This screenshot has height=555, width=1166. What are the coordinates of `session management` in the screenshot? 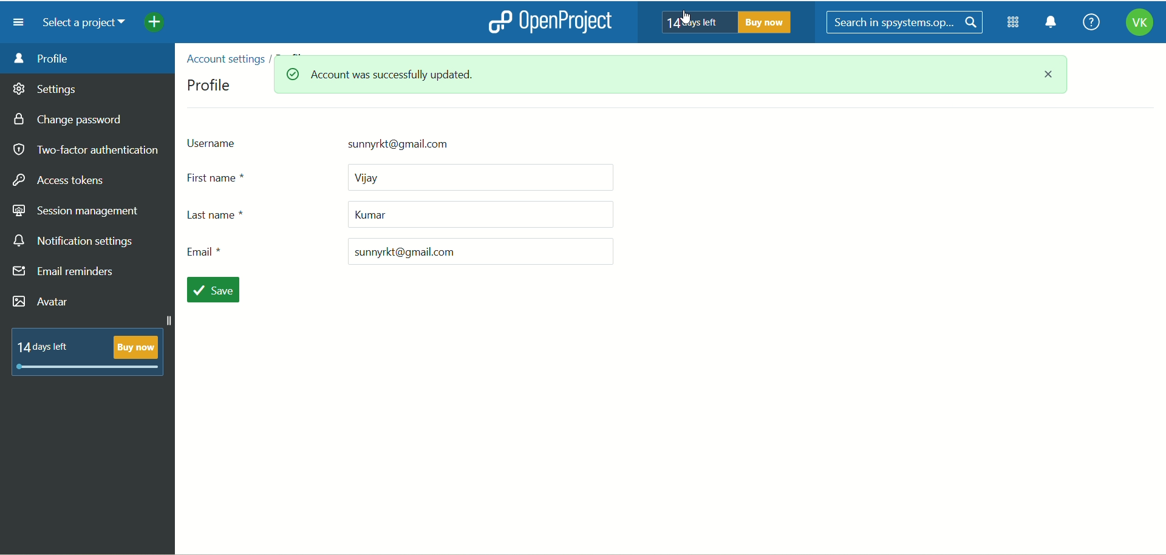 It's located at (76, 212).